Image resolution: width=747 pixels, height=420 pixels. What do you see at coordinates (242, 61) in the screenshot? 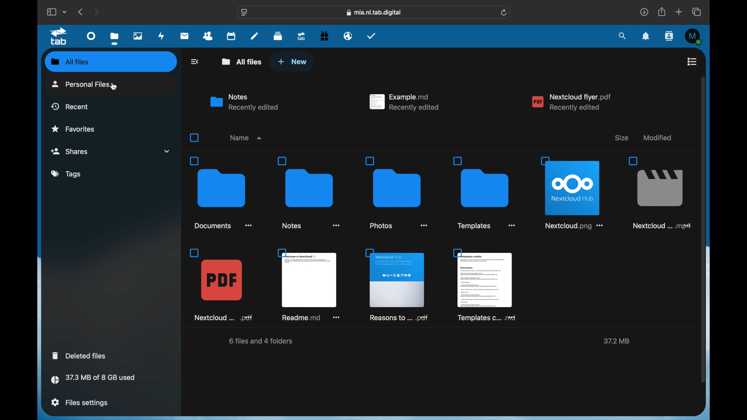
I see `all files` at bounding box center [242, 61].